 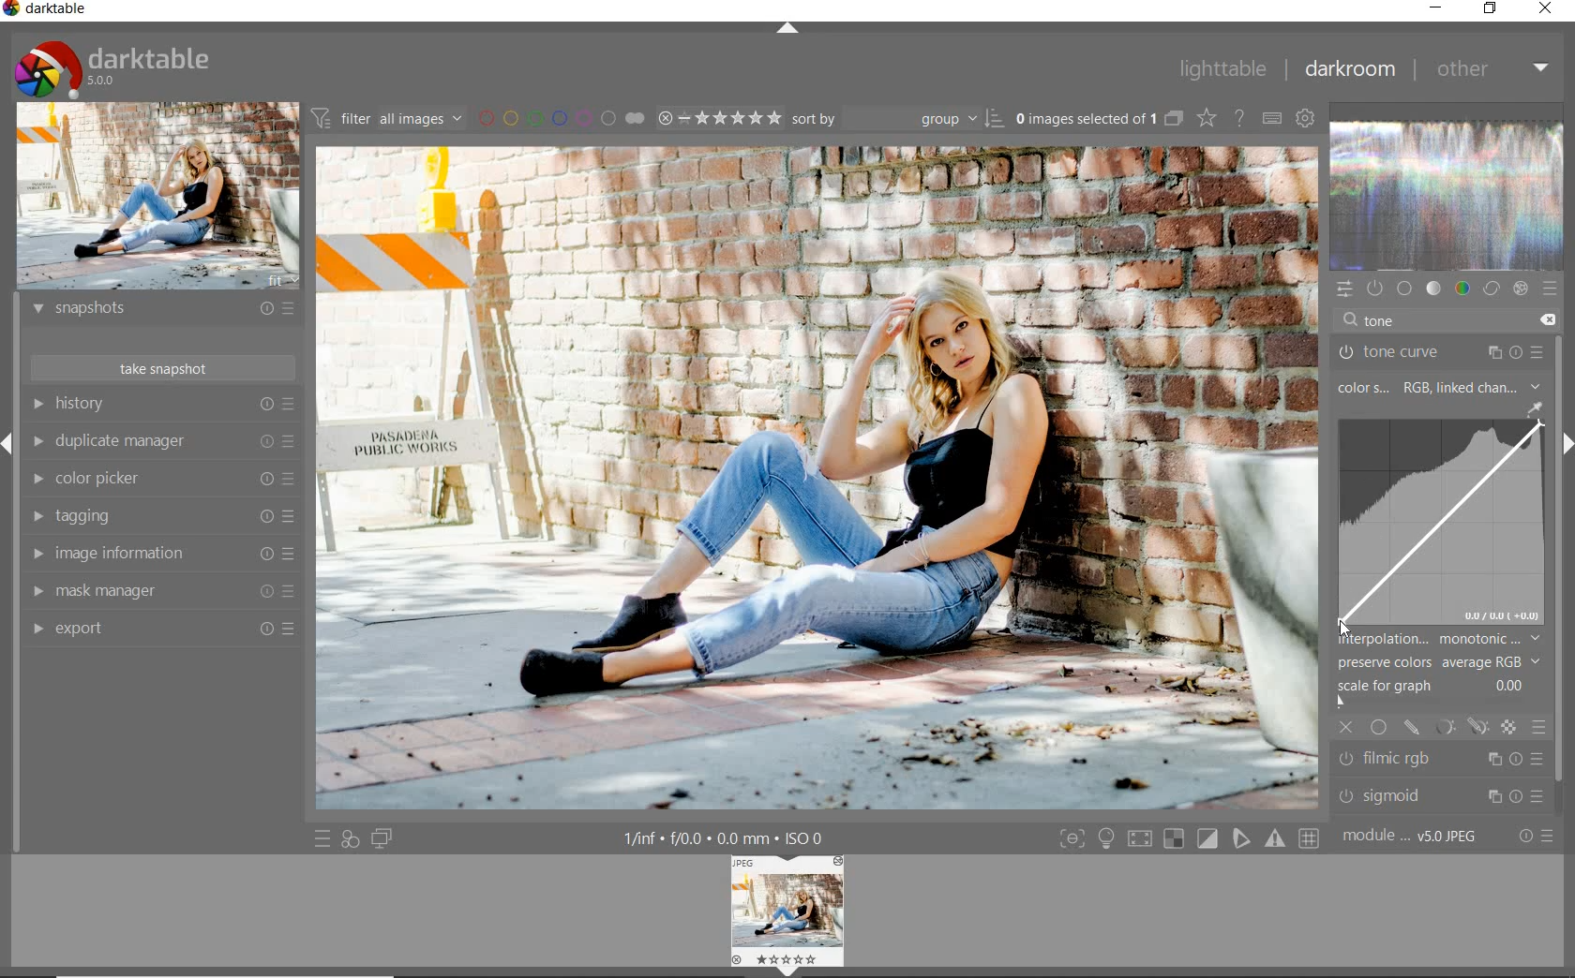 What do you see at coordinates (1491, 289) in the screenshot?
I see `correct` at bounding box center [1491, 289].